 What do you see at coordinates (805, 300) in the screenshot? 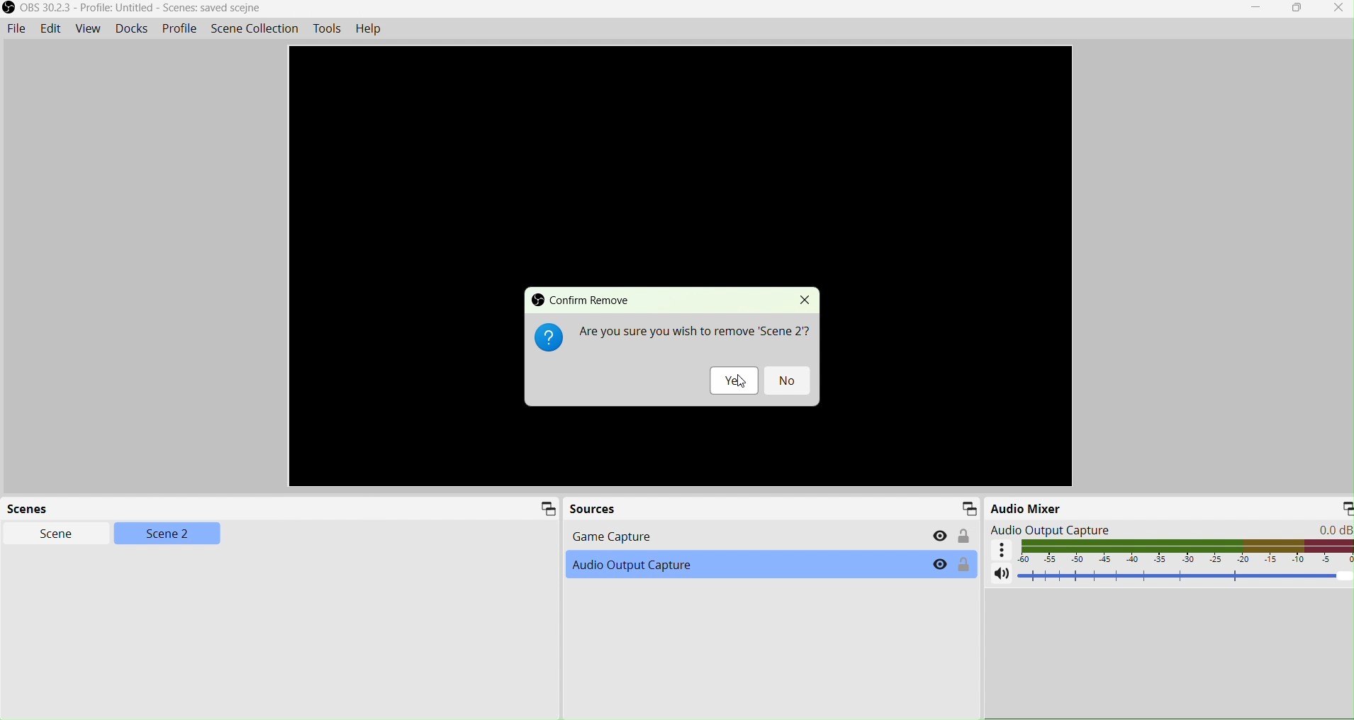
I see `Close` at bounding box center [805, 300].